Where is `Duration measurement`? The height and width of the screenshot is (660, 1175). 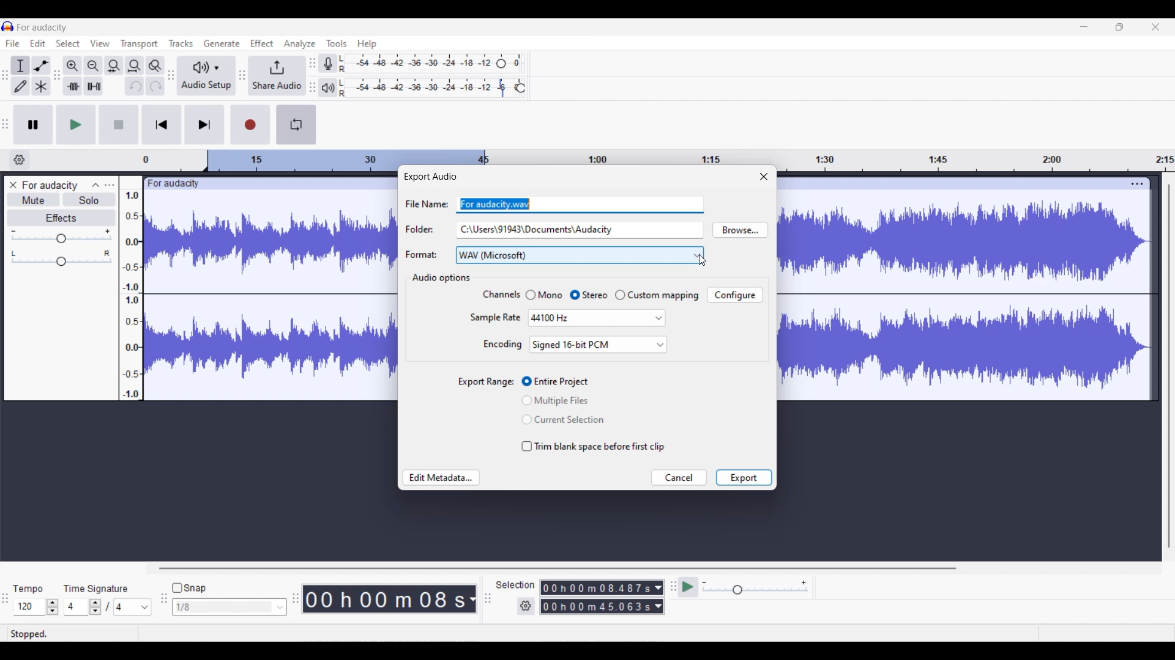 Duration measurement is located at coordinates (658, 588).